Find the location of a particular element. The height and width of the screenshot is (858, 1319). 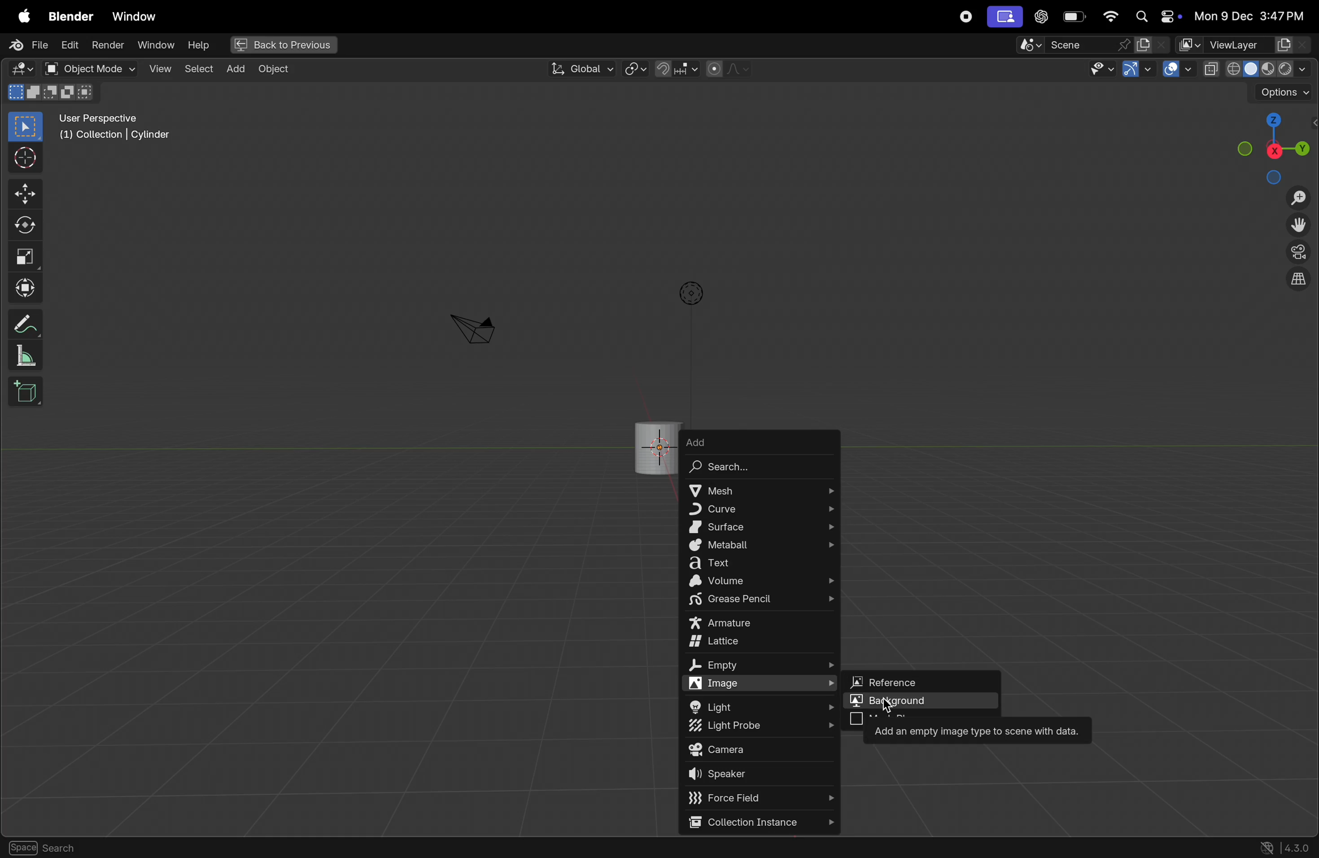

lattice is located at coordinates (763, 642).